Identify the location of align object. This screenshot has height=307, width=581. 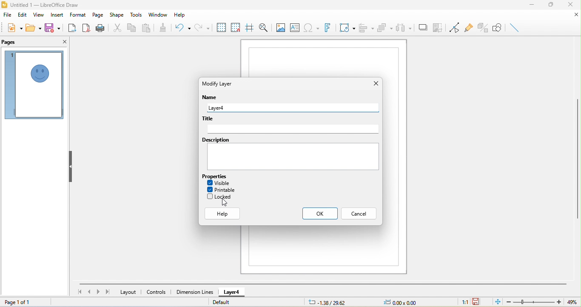
(366, 28).